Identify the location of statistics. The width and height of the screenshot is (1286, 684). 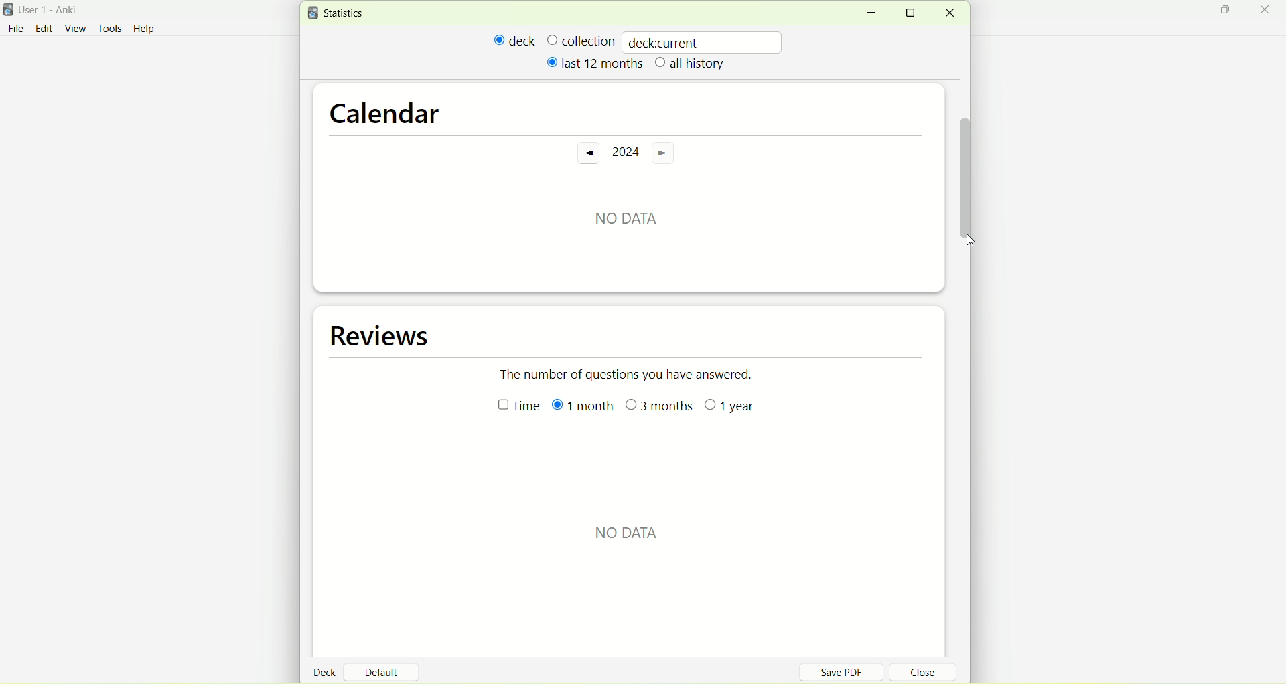
(339, 13).